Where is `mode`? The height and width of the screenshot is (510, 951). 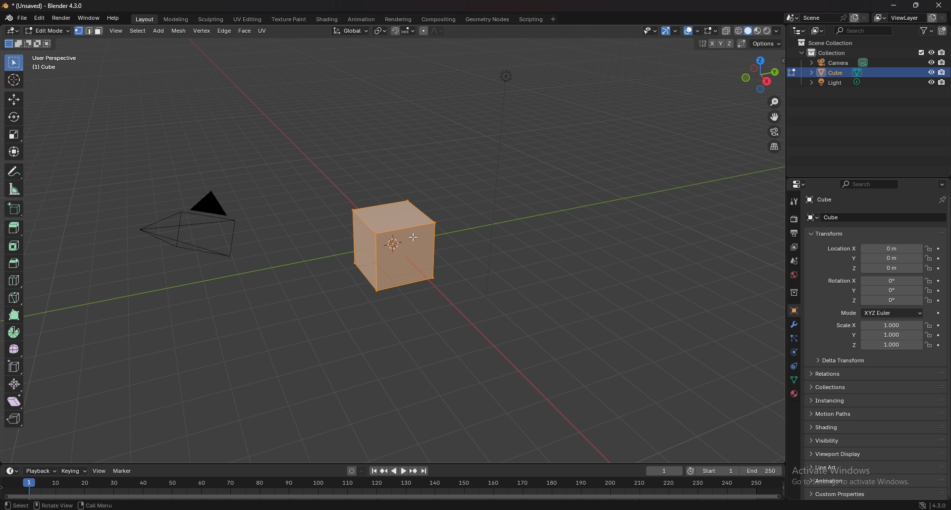 mode is located at coordinates (879, 313).